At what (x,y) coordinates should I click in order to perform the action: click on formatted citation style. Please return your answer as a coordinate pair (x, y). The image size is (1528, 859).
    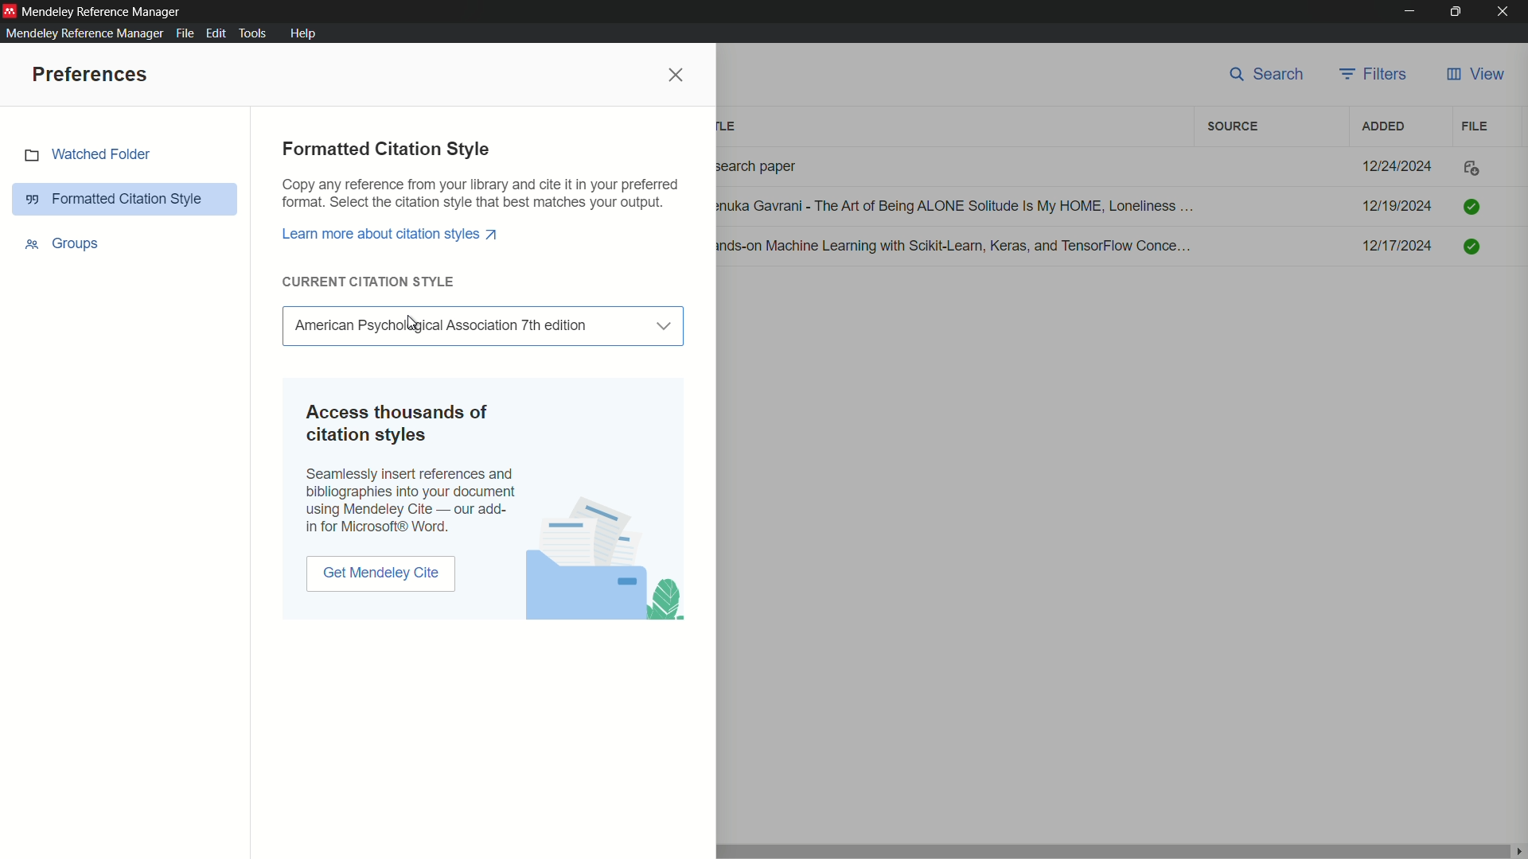
    Looking at the image, I should click on (125, 198).